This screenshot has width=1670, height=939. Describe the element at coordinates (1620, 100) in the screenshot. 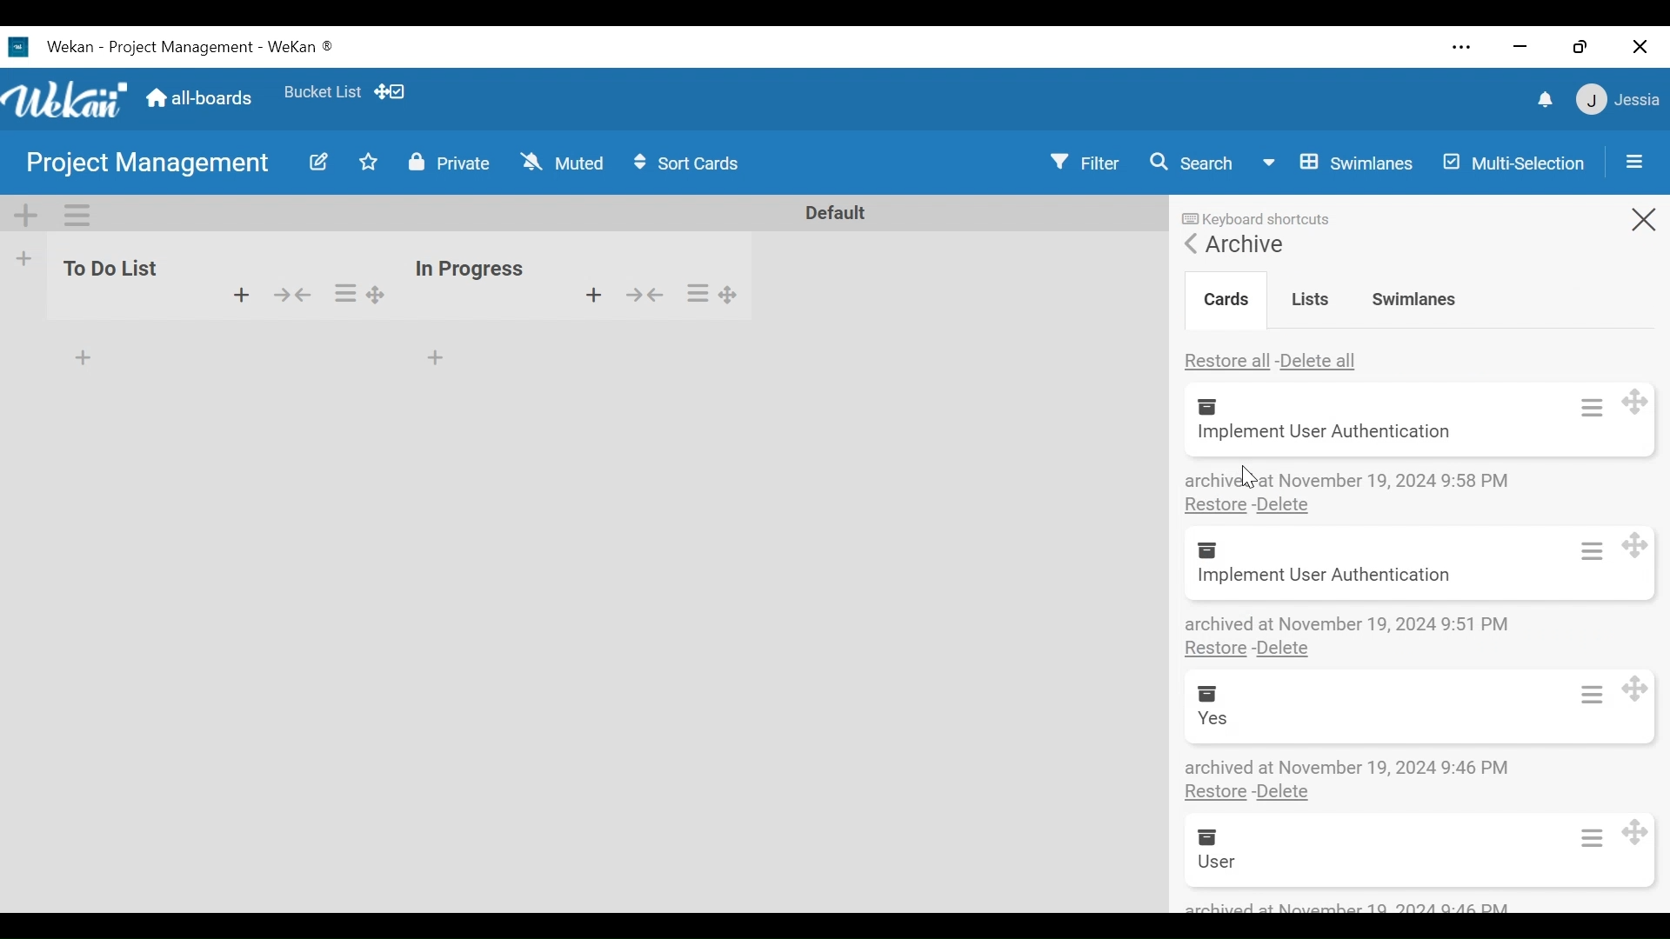

I see `Member Settings` at that location.